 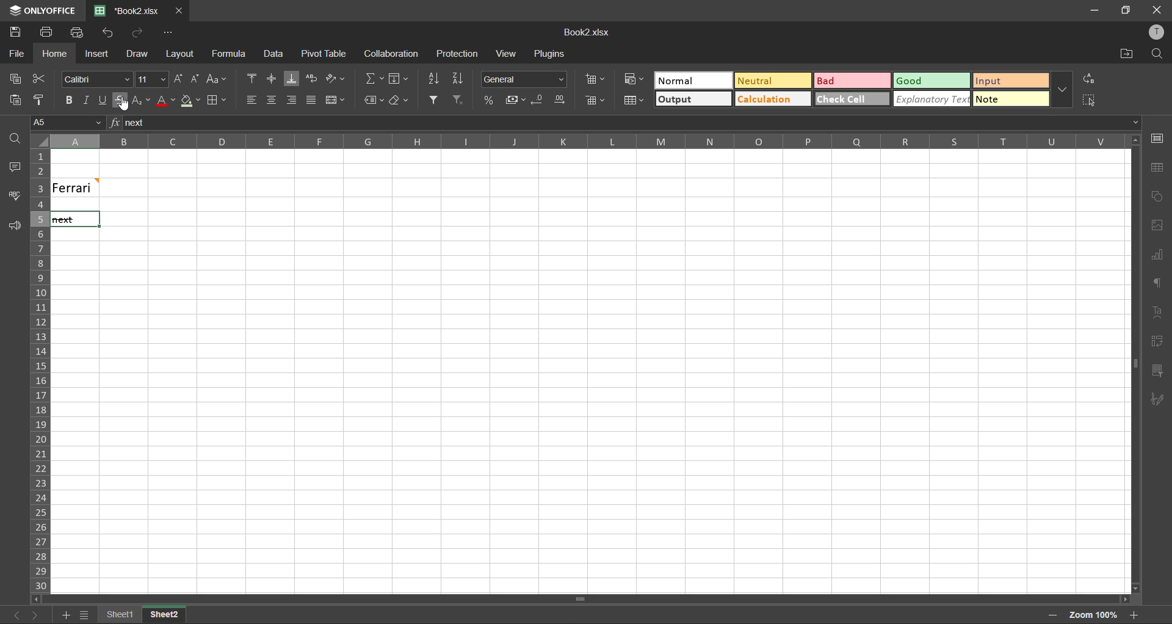 What do you see at coordinates (253, 100) in the screenshot?
I see `align left` at bounding box center [253, 100].